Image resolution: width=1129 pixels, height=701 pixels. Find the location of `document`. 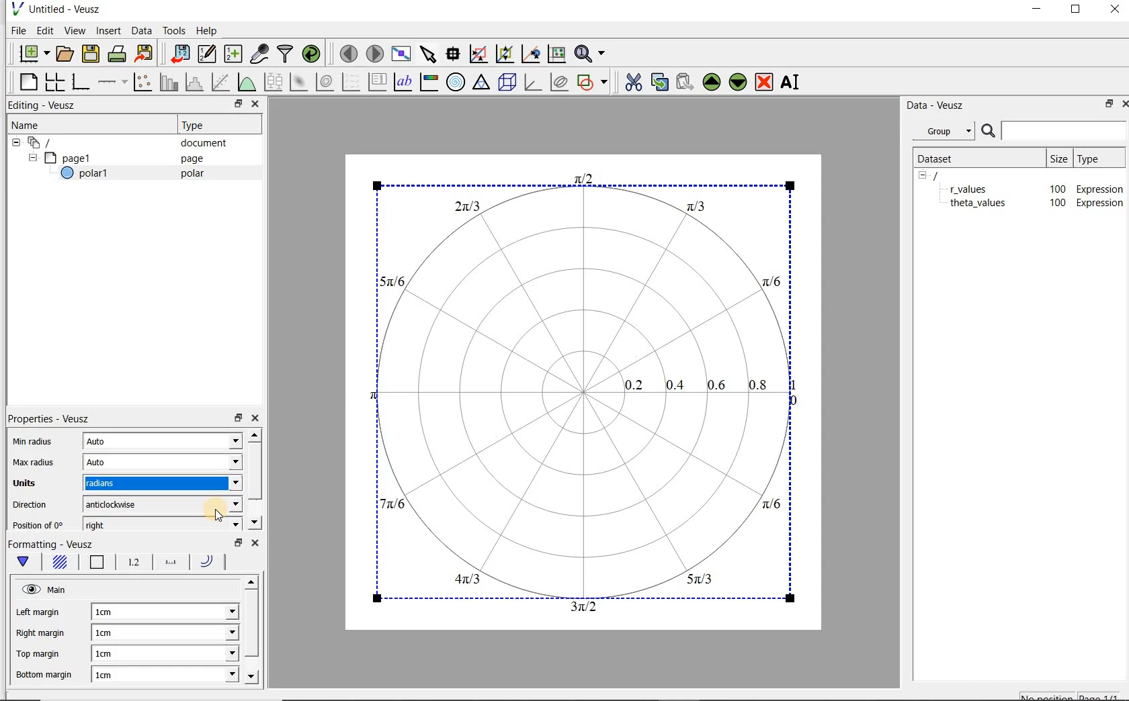

document is located at coordinates (198, 143).